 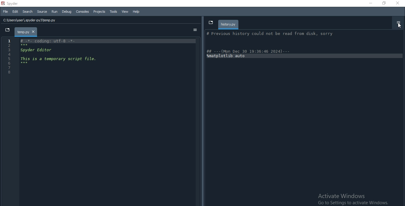 What do you see at coordinates (136, 12) in the screenshot?
I see `Help` at bounding box center [136, 12].